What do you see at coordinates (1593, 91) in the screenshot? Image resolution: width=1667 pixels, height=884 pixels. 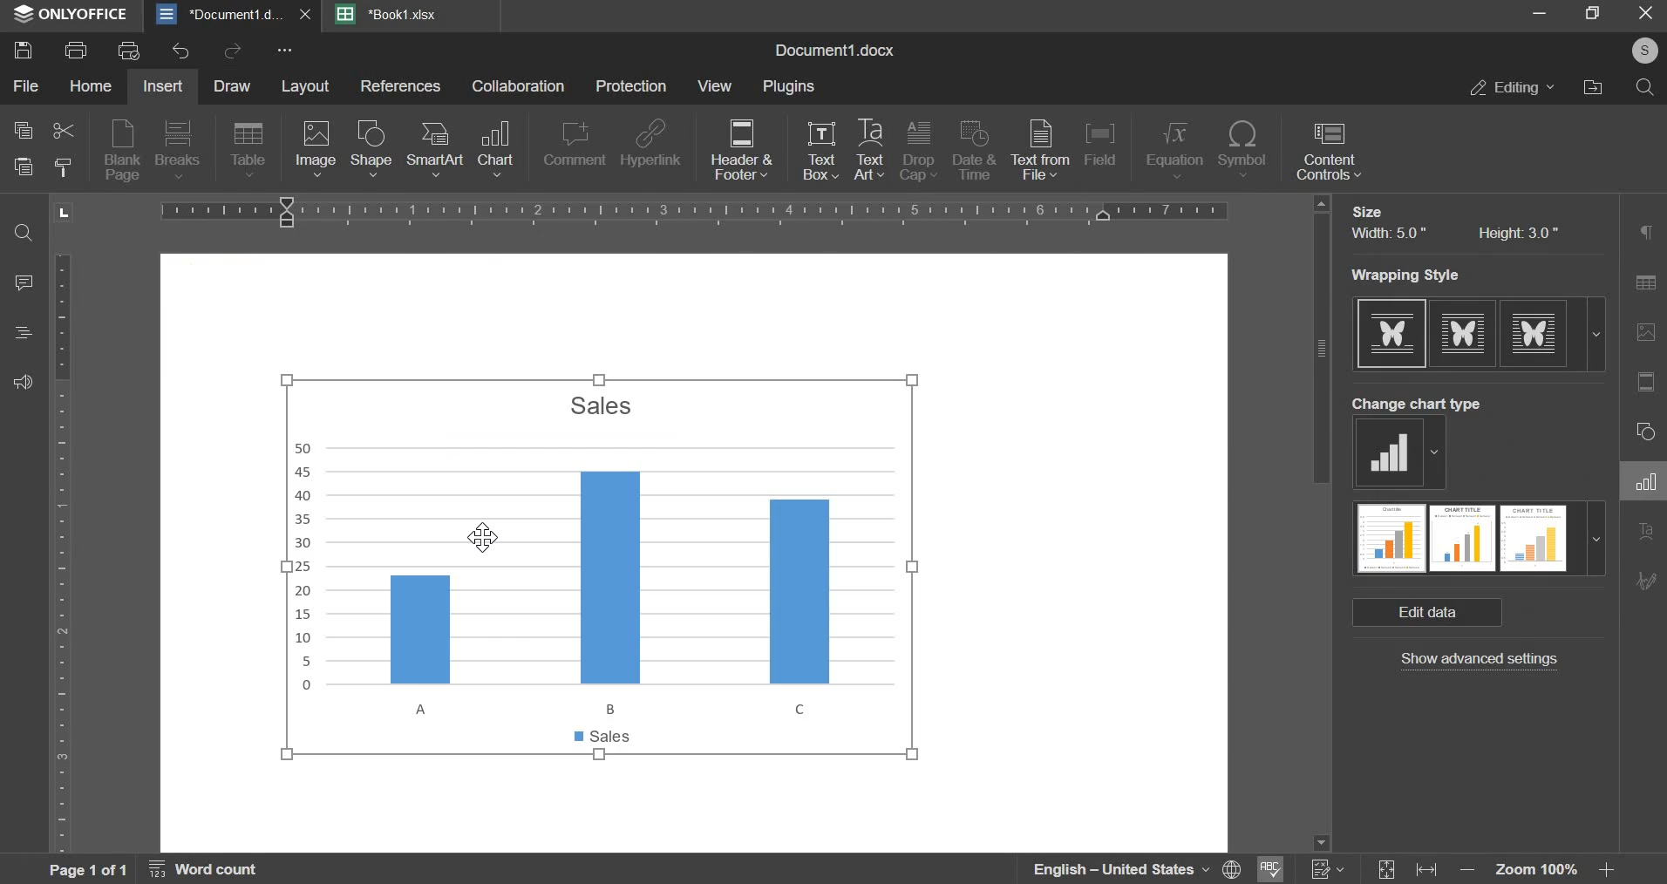 I see `file location` at bounding box center [1593, 91].